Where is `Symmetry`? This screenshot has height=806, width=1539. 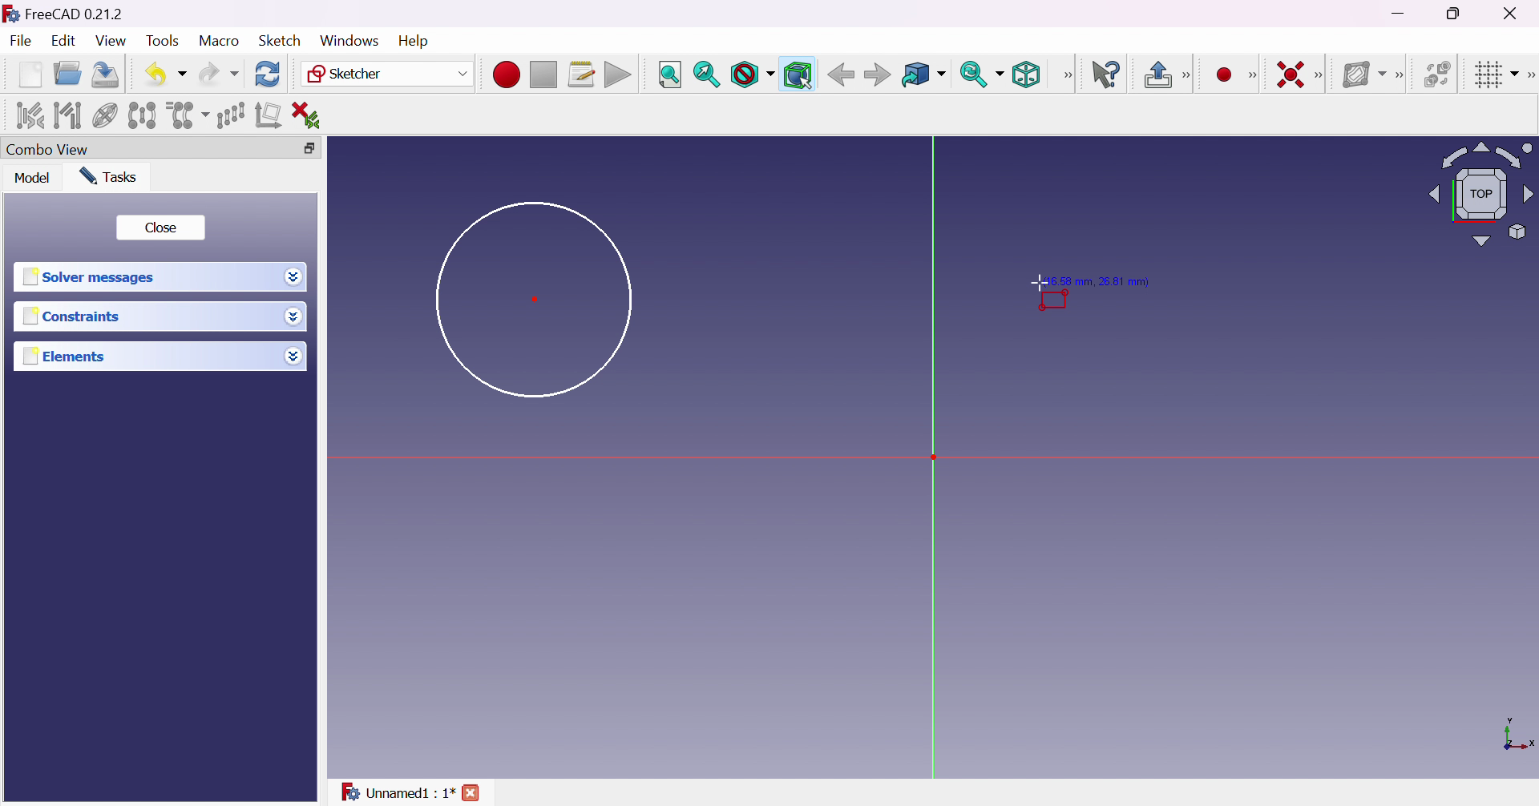 Symmetry is located at coordinates (143, 115).